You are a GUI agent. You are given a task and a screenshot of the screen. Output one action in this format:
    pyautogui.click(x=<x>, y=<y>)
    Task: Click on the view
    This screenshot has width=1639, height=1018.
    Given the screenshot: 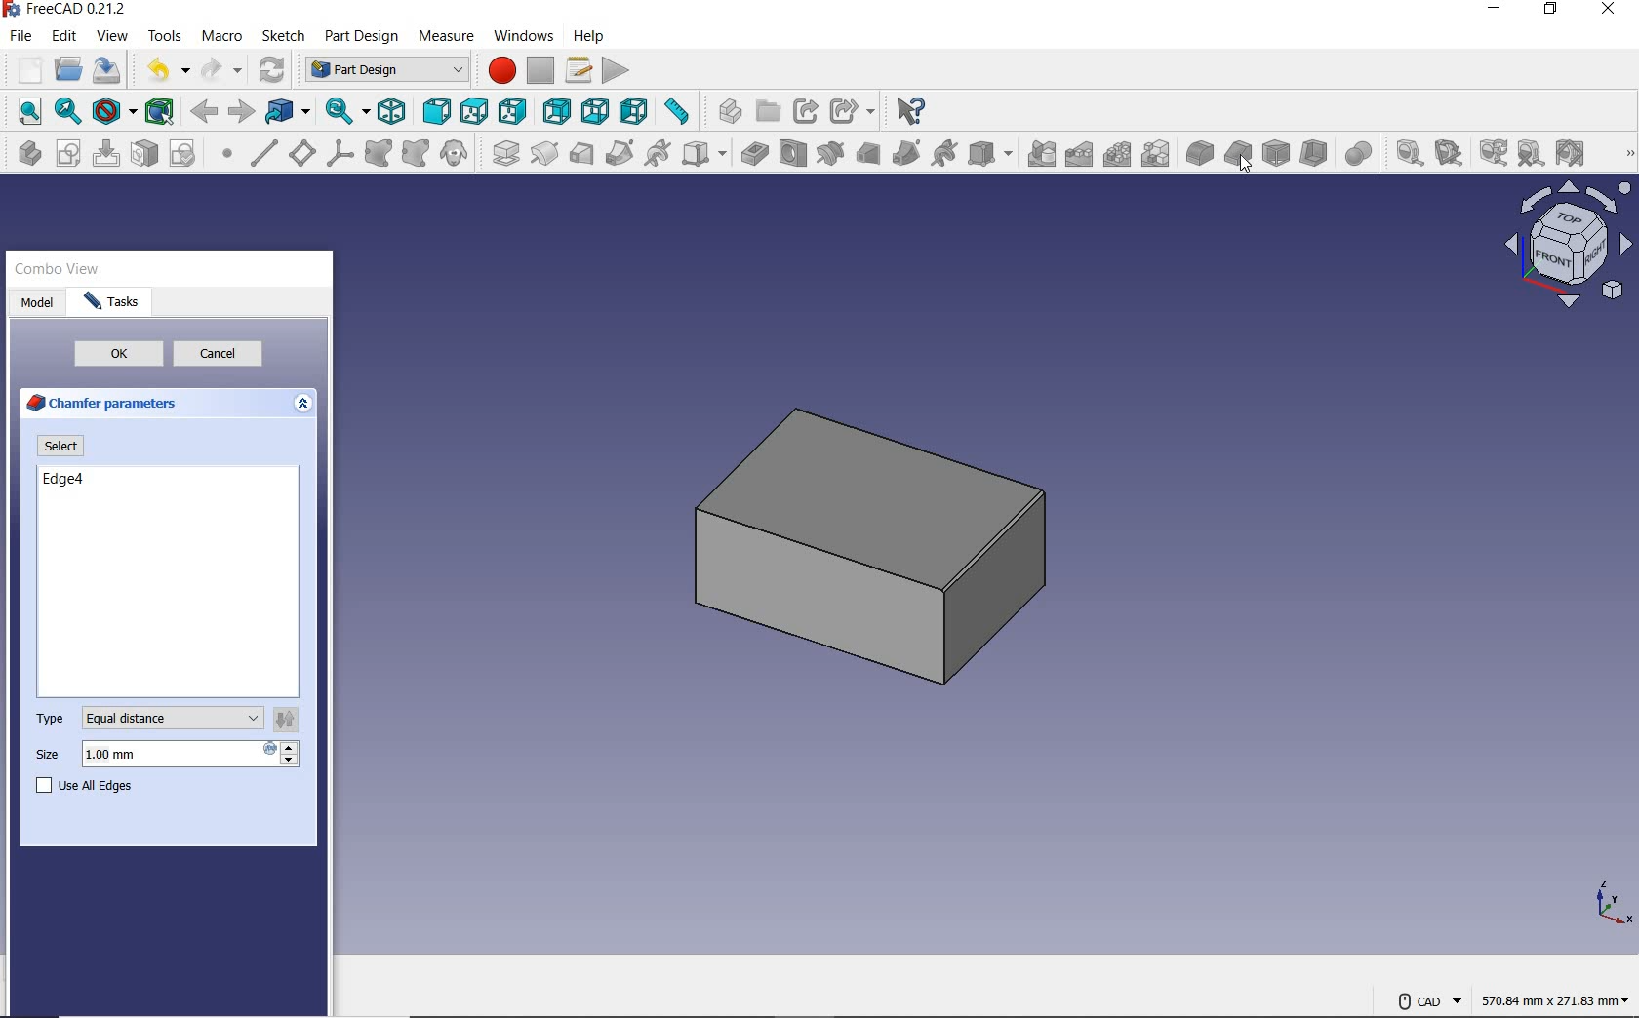 What is the action you would take?
    pyautogui.click(x=114, y=38)
    